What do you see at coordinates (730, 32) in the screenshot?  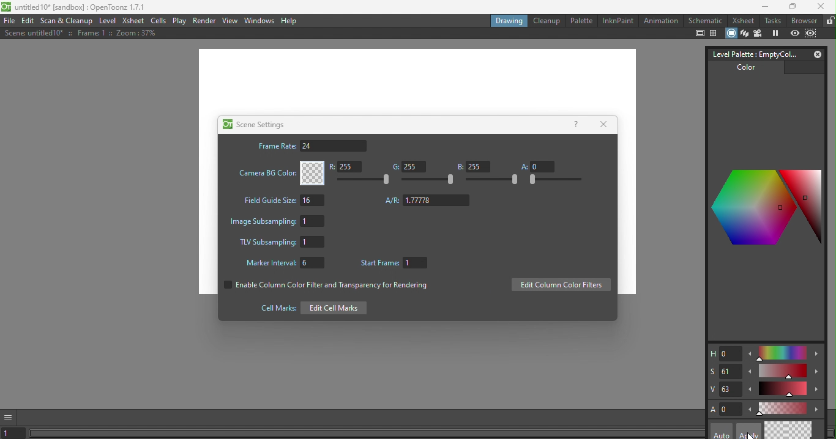 I see `Camera stand view` at bounding box center [730, 32].